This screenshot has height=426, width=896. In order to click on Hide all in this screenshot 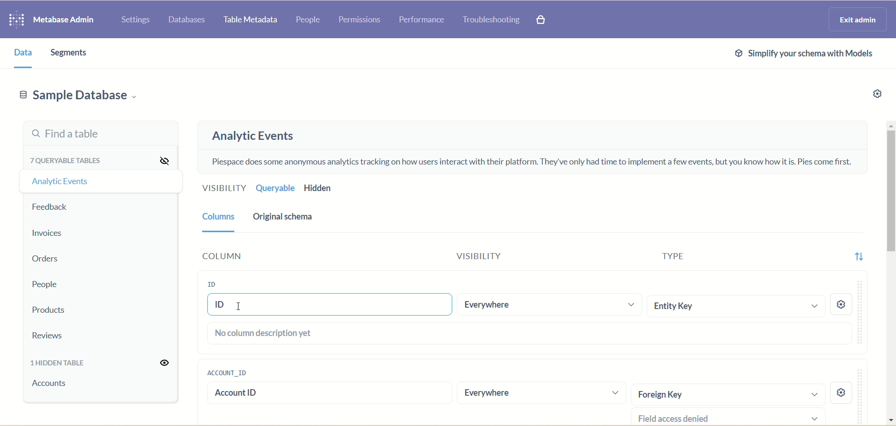, I will do `click(159, 159)`.